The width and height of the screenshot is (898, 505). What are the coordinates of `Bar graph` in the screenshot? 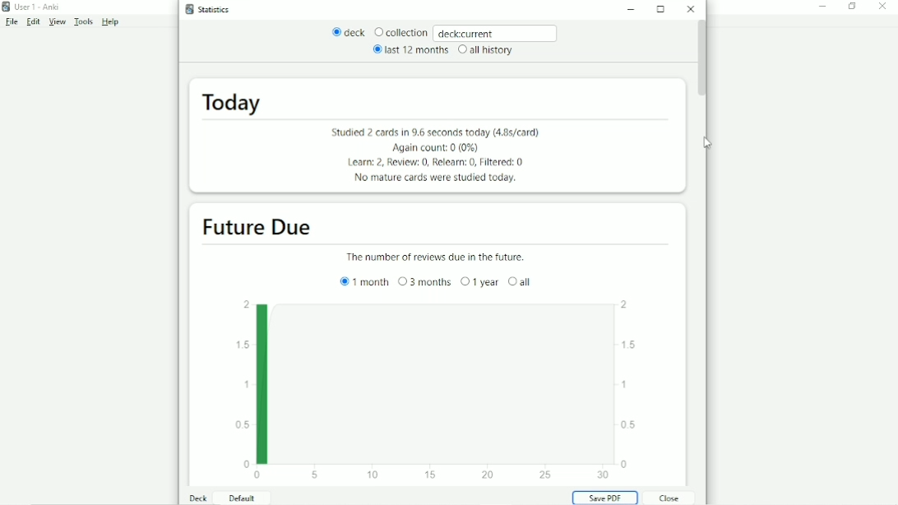 It's located at (437, 388).